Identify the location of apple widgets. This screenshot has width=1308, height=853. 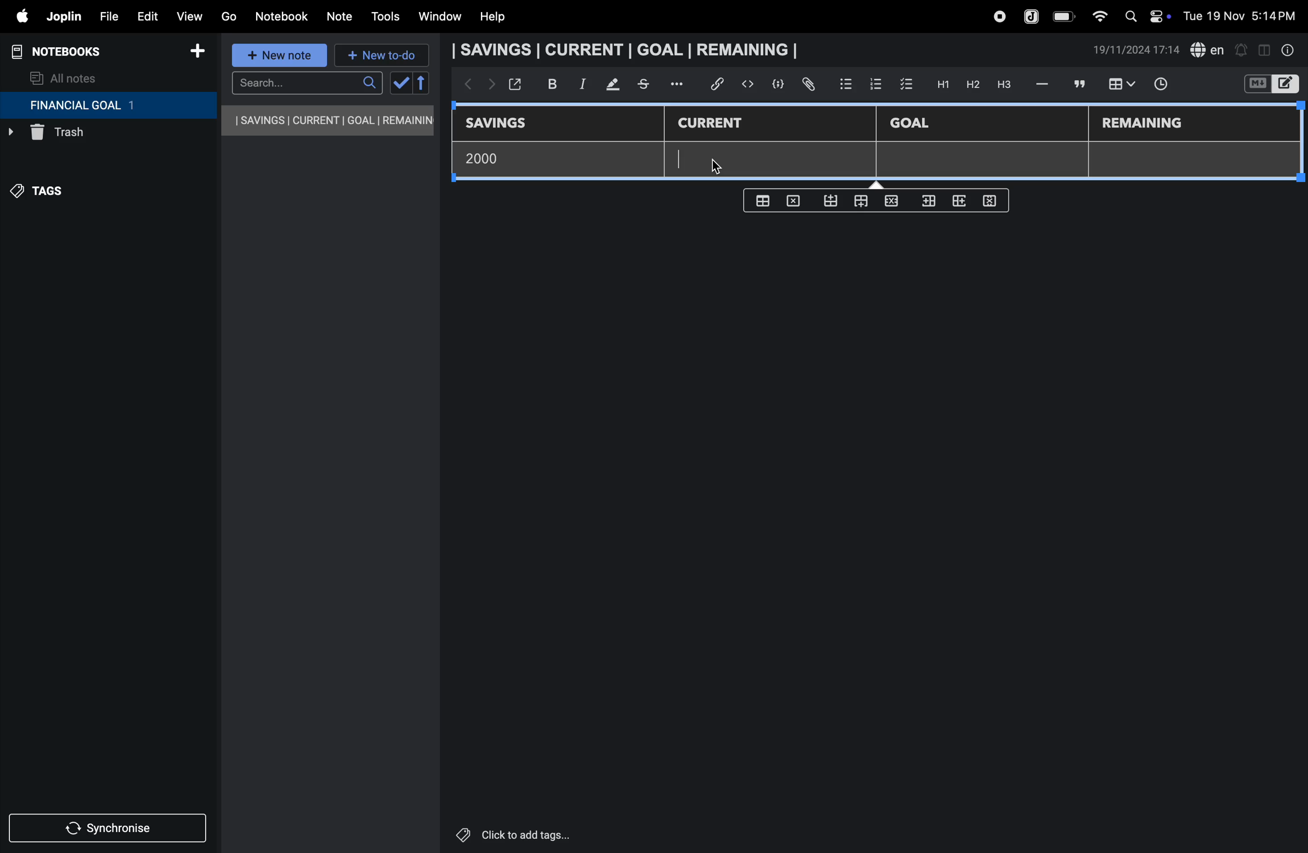
(1145, 15).